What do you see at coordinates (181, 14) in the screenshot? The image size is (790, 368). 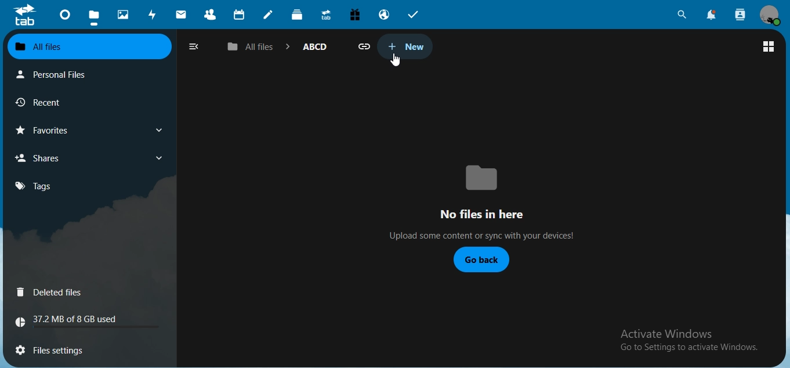 I see `mail` at bounding box center [181, 14].